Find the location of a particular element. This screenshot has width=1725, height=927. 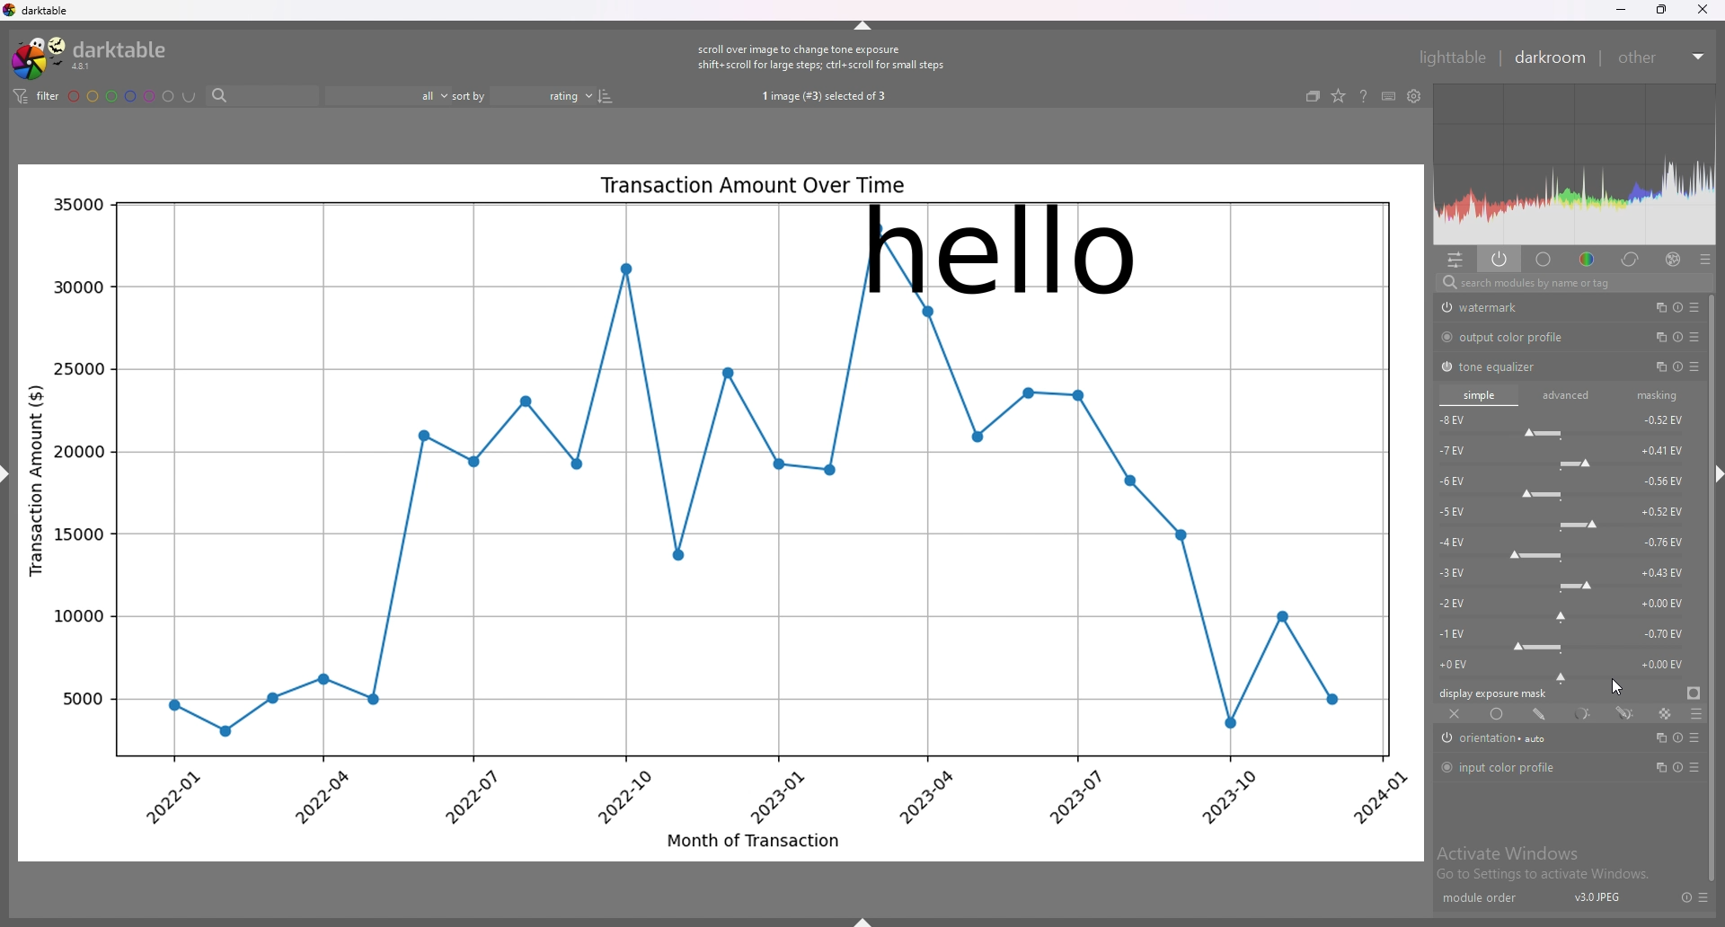

Transaction Amount Over Time is located at coordinates (752, 185).